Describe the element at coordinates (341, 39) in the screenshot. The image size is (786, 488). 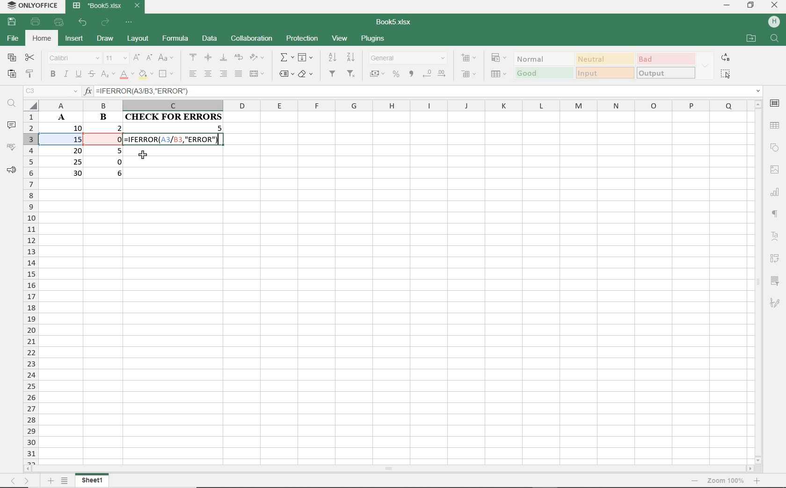
I see `VIEW` at that location.